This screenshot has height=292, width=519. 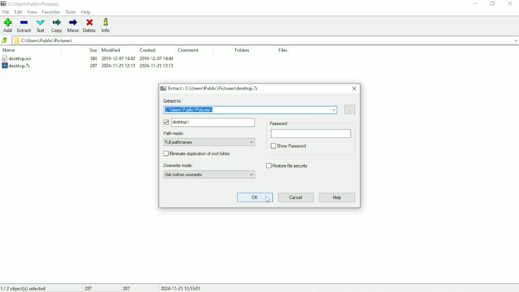 What do you see at coordinates (209, 175) in the screenshot?
I see ` Ask before overnite` at bounding box center [209, 175].